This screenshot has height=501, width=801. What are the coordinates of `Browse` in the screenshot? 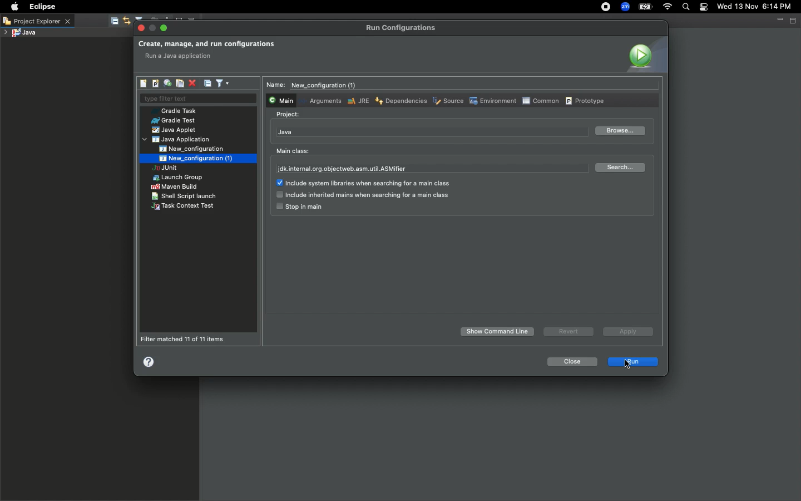 It's located at (619, 131).